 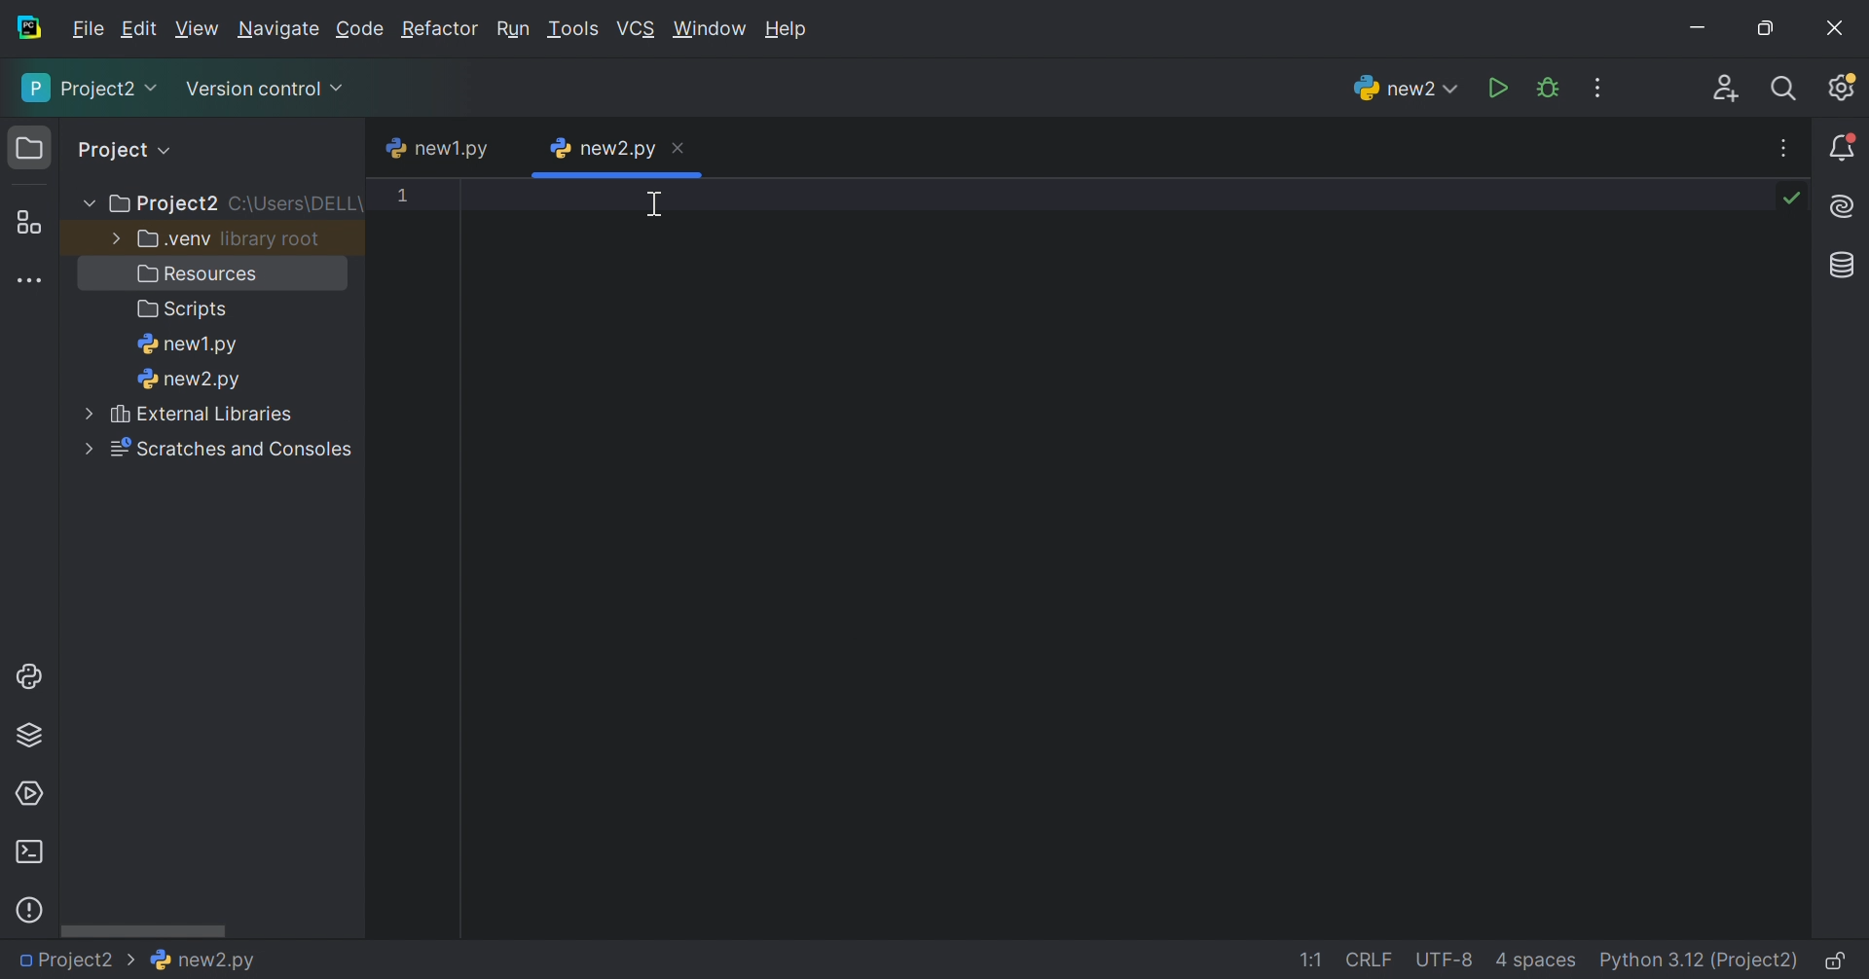 What do you see at coordinates (202, 959) in the screenshot?
I see `new2.py` at bounding box center [202, 959].